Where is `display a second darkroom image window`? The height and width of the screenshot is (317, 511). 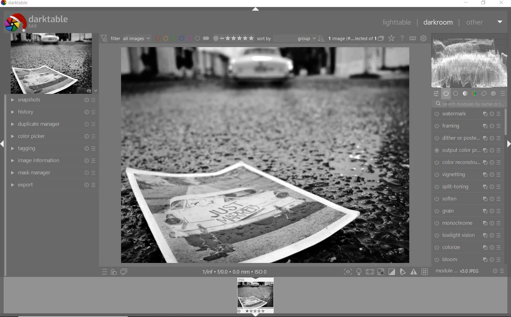
display a second darkroom image window is located at coordinates (123, 272).